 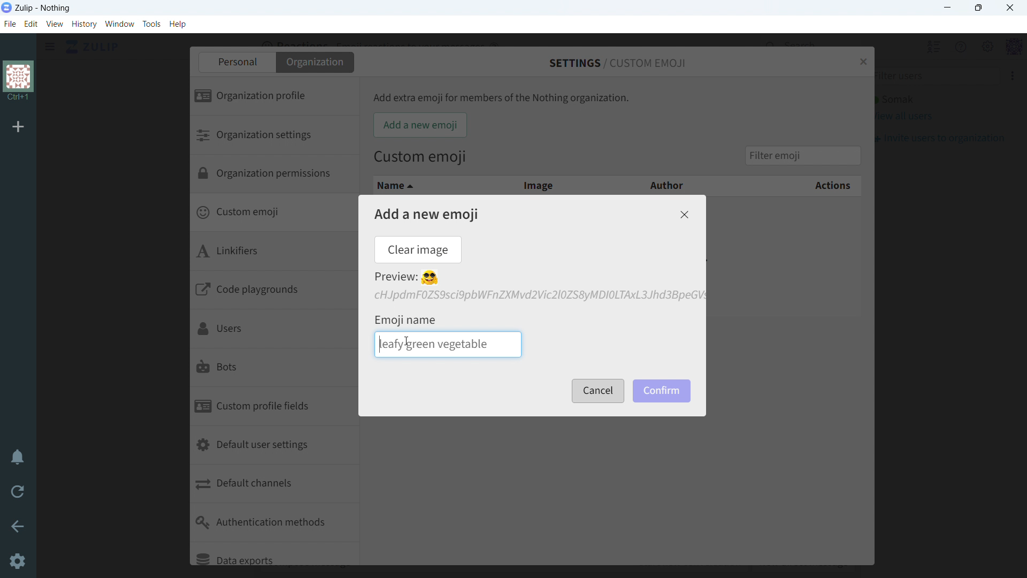 What do you see at coordinates (1021, 572) in the screenshot?
I see `scroll down` at bounding box center [1021, 572].